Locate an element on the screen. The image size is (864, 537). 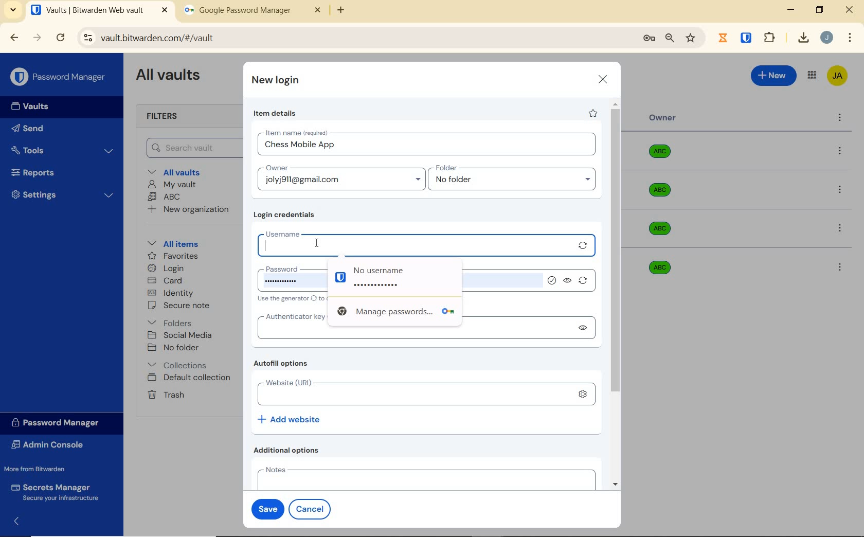
generate is located at coordinates (583, 283).